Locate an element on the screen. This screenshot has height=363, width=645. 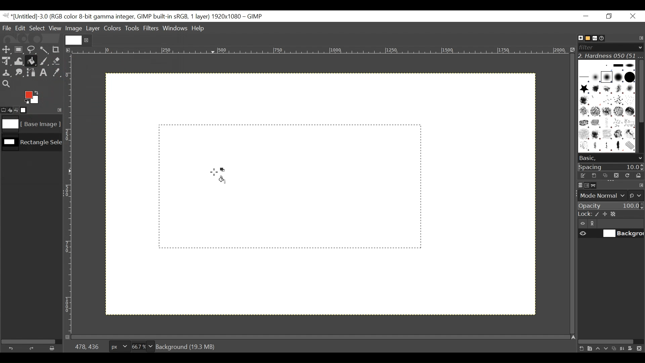
Vertical scroll bar is located at coordinates (640, 90).